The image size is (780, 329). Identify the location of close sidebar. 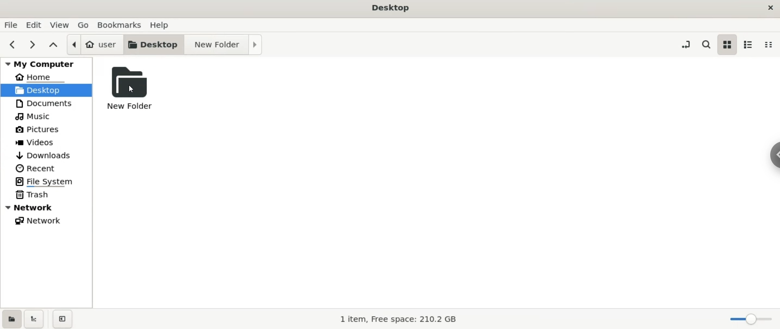
(62, 317).